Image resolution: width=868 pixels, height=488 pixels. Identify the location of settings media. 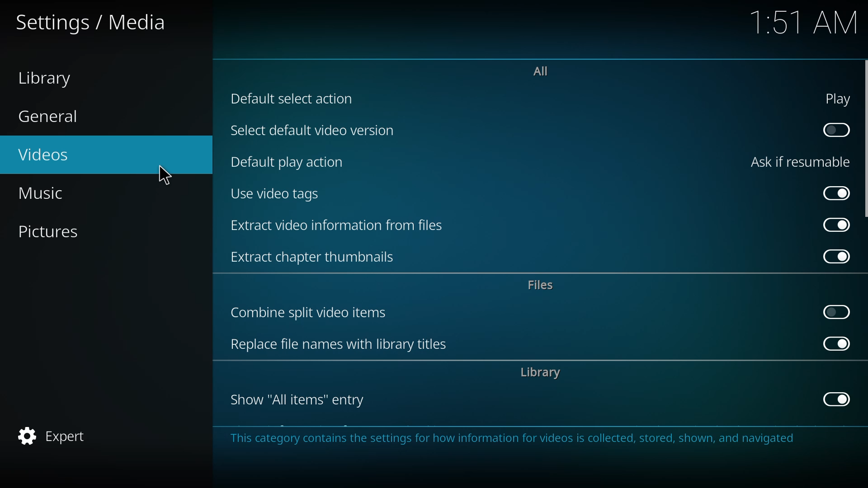
(91, 23).